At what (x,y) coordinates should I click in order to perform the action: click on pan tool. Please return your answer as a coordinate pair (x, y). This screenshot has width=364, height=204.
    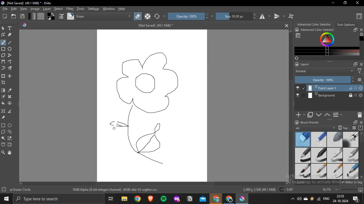
    Looking at the image, I should click on (10, 152).